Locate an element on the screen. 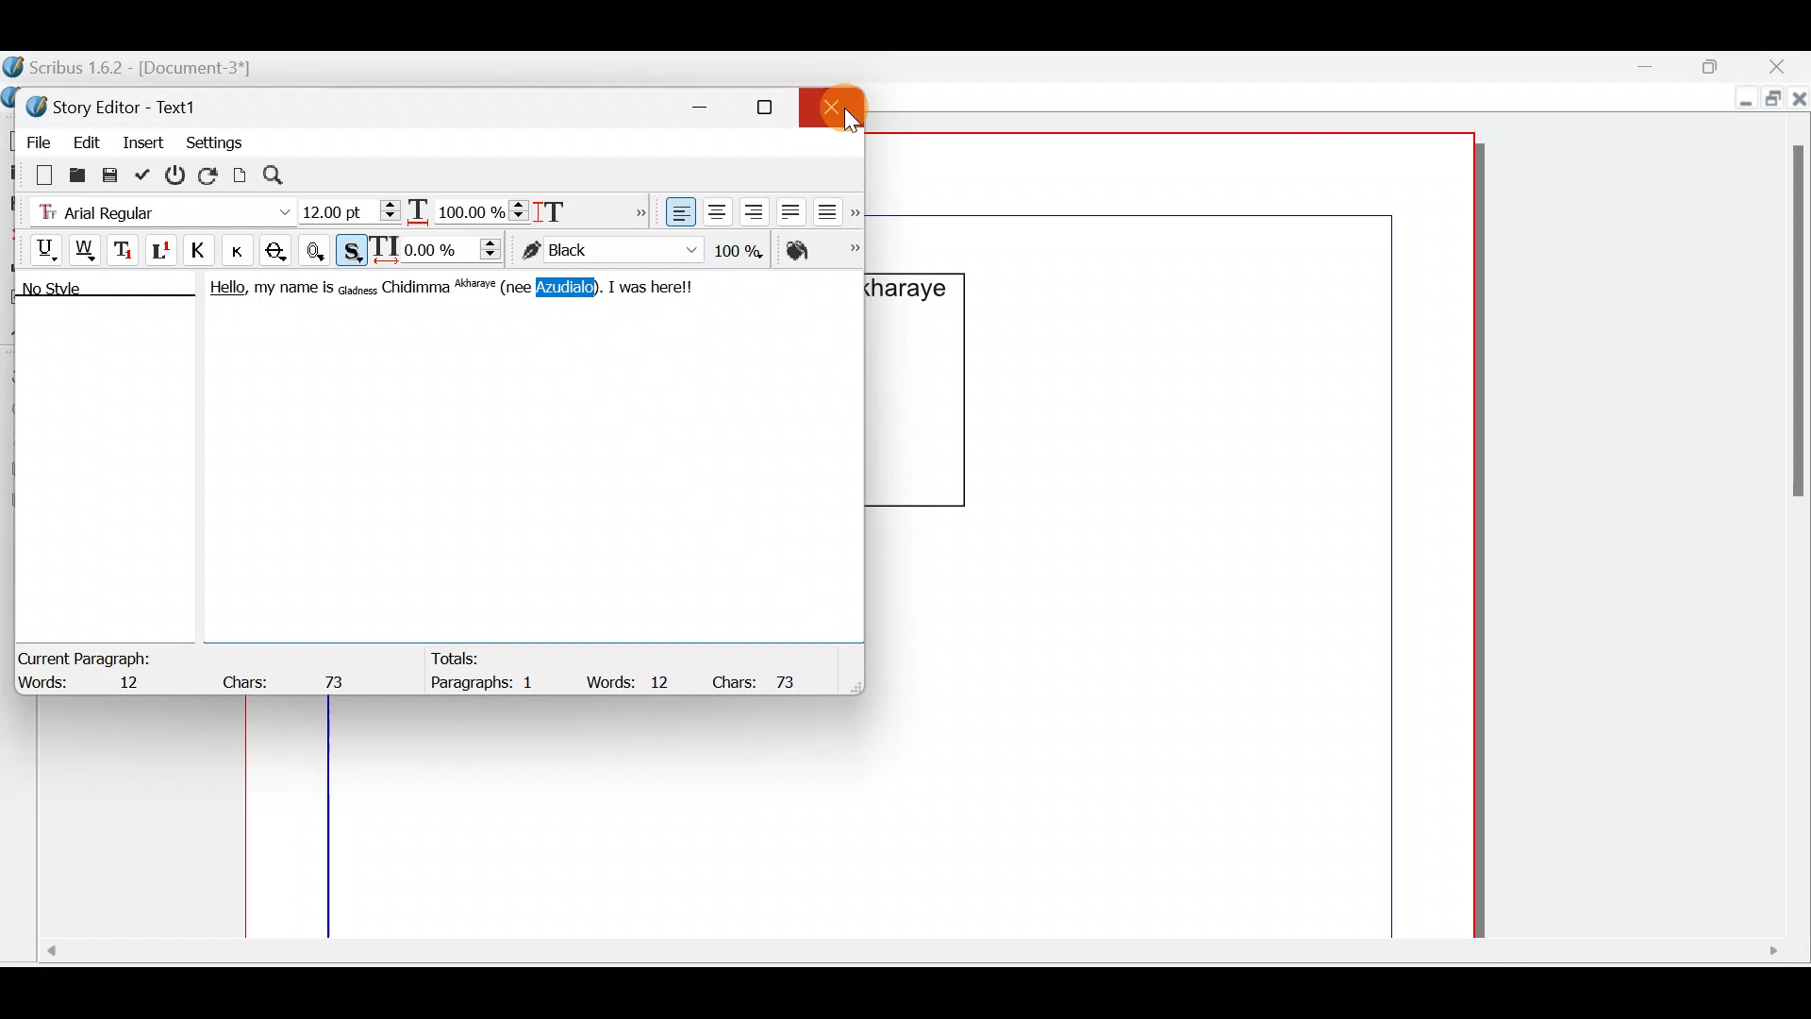  Align text left is located at coordinates (678, 212).